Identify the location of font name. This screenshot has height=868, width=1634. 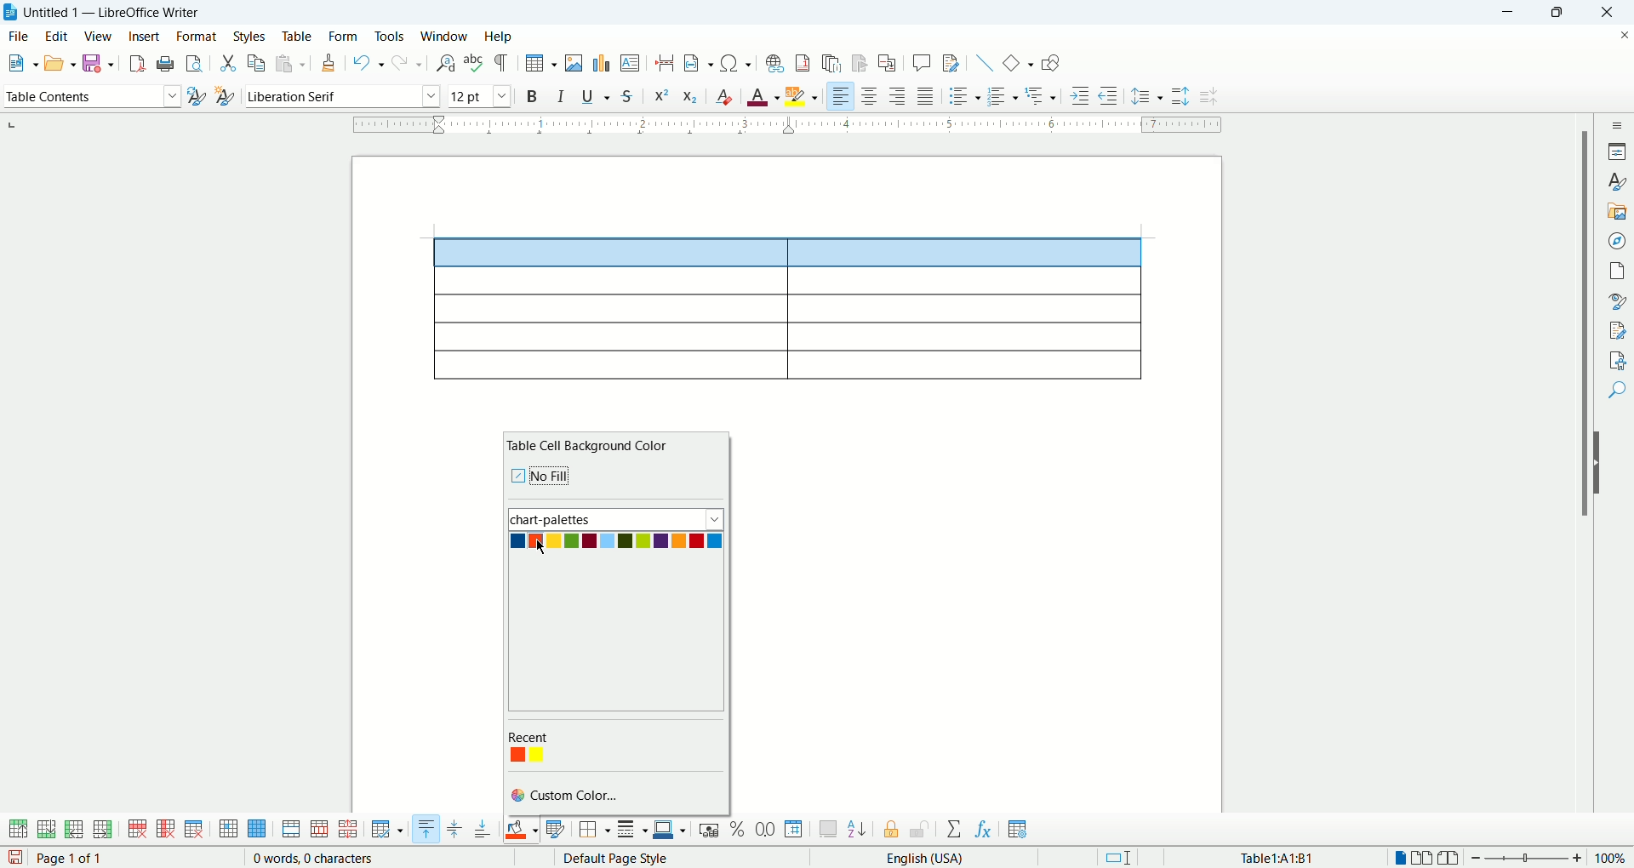
(340, 96).